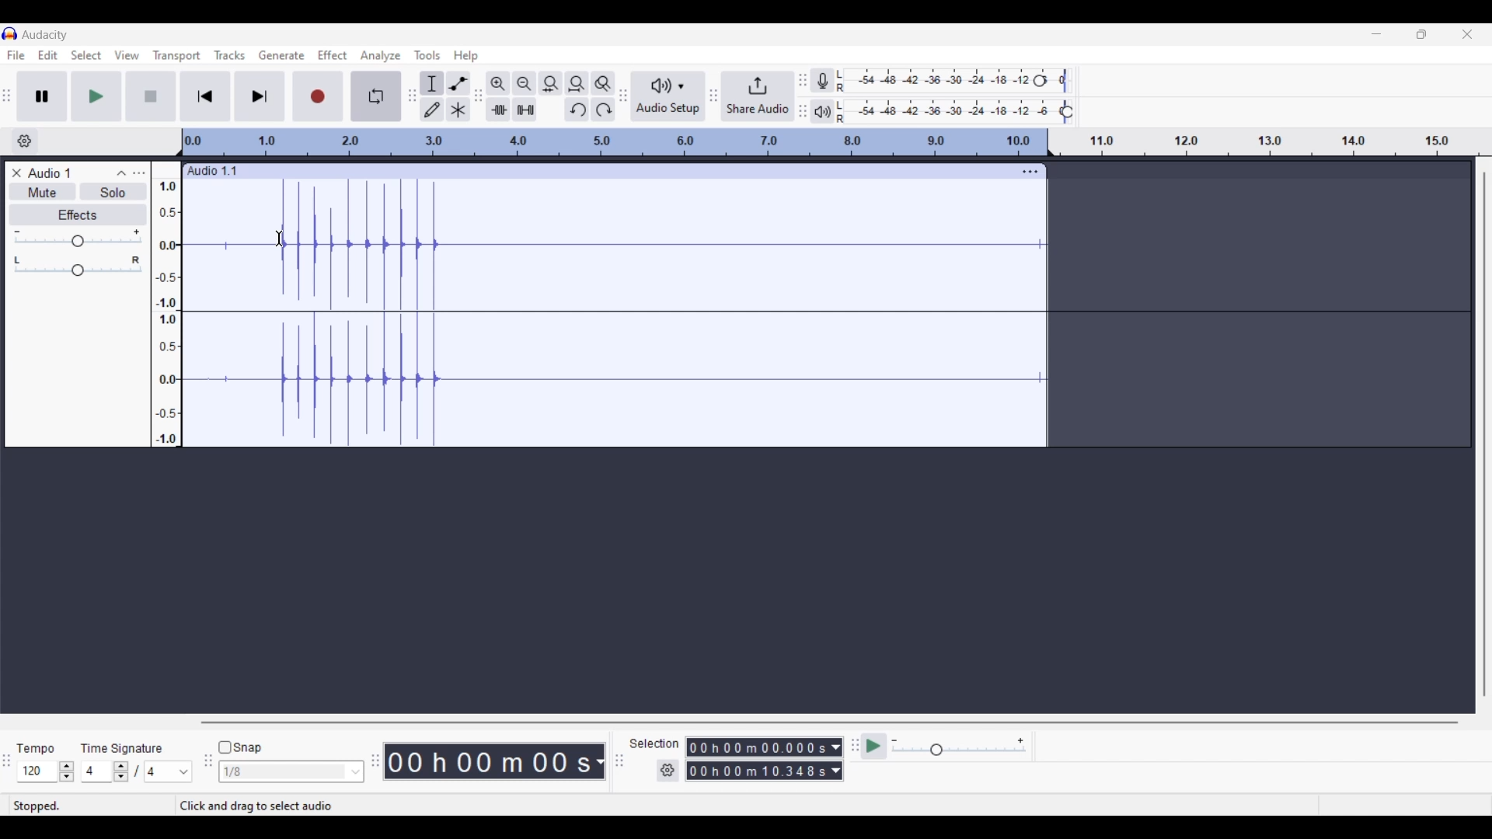 This screenshot has width=1492, height=839. Describe the element at coordinates (756, 759) in the screenshot. I see `Selection duration` at that location.